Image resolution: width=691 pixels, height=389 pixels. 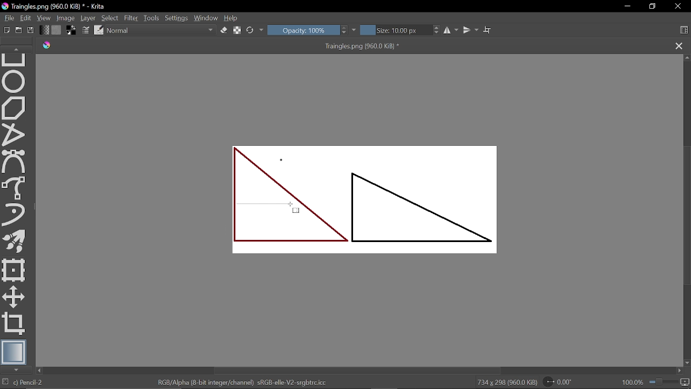 I want to click on Transform a layer tool, so click(x=14, y=270).